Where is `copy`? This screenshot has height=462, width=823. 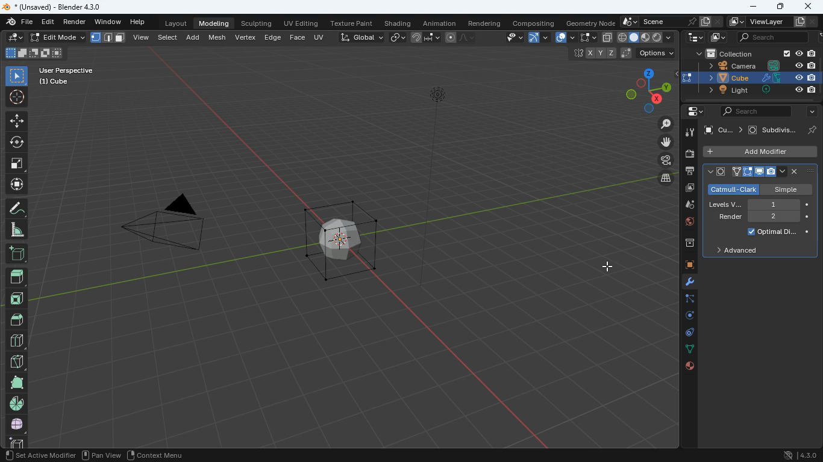
copy is located at coordinates (607, 37).